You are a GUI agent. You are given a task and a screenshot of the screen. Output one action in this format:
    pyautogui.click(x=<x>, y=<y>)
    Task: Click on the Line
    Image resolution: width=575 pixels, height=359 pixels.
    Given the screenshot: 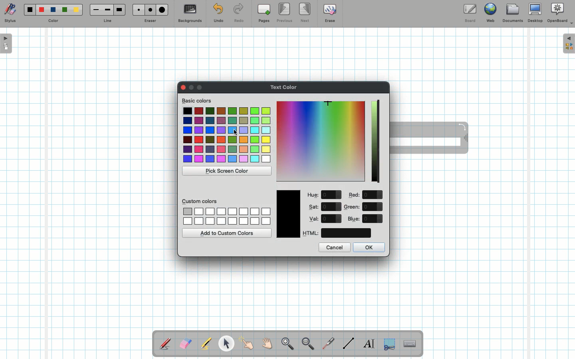 What is the action you would take?
    pyautogui.click(x=107, y=21)
    